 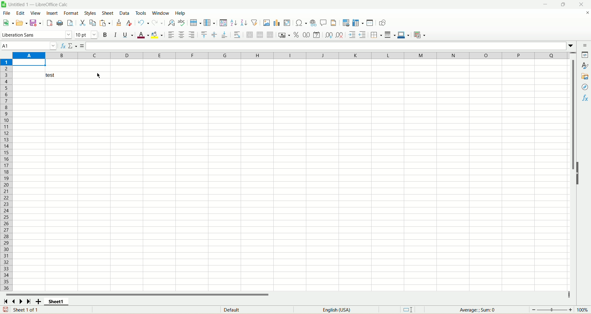 I want to click on edit, so click(x=21, y=13).